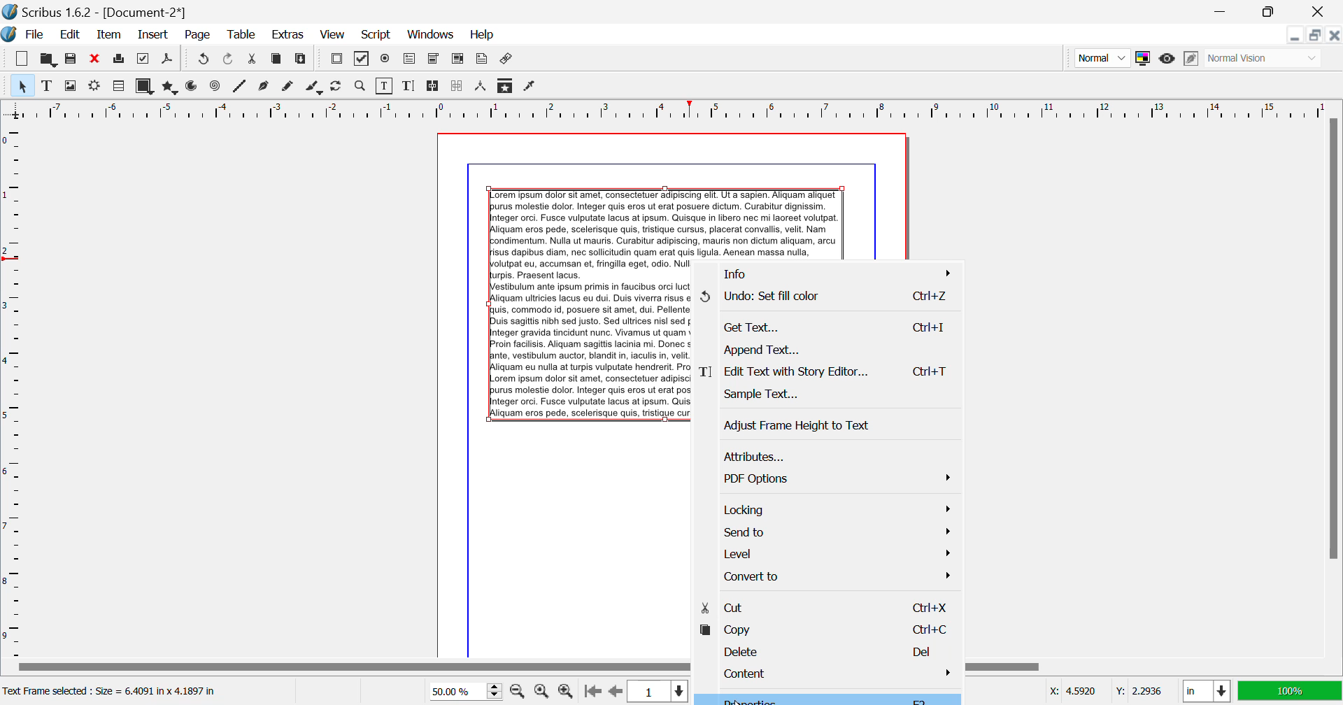  I want to click on Adjust Frame Height to Text, so click(828, 425).